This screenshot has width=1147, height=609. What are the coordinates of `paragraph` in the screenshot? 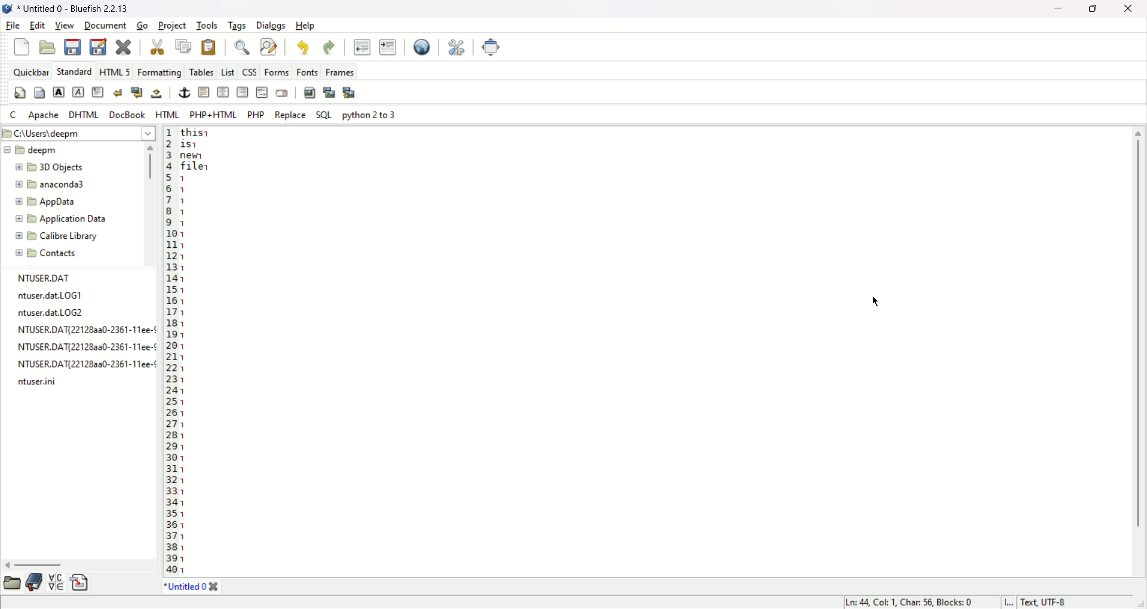 It's located at (98, 91).